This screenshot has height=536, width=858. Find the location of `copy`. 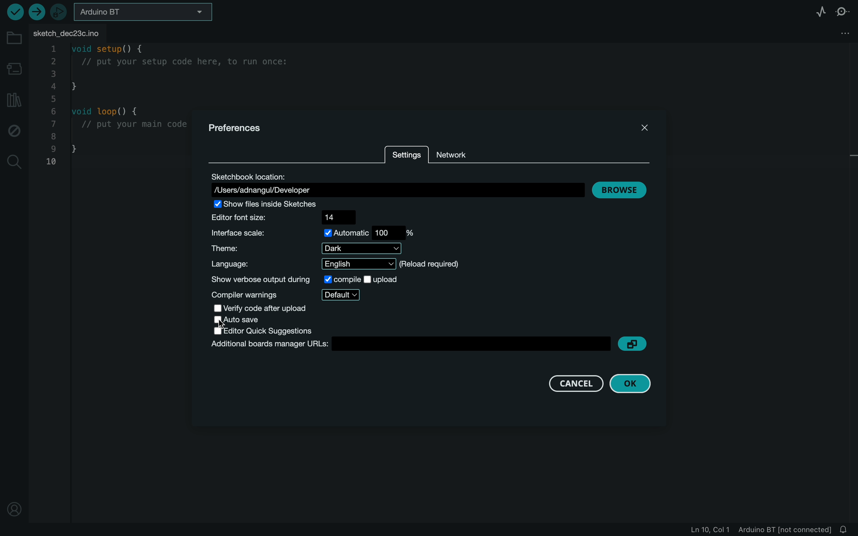

copy is located at coordinates (632, 344).